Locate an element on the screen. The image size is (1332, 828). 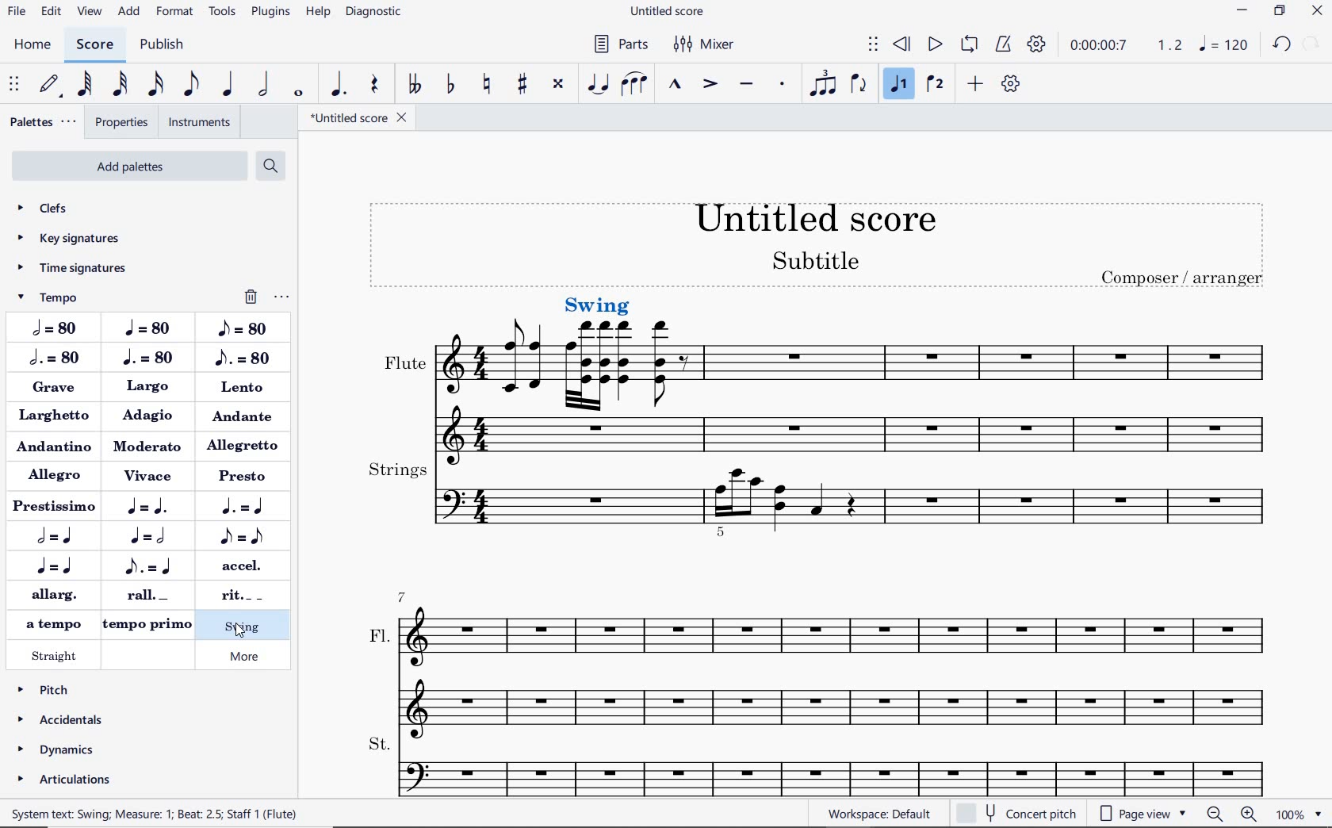
dynamics is located at coordinates (61, 750).